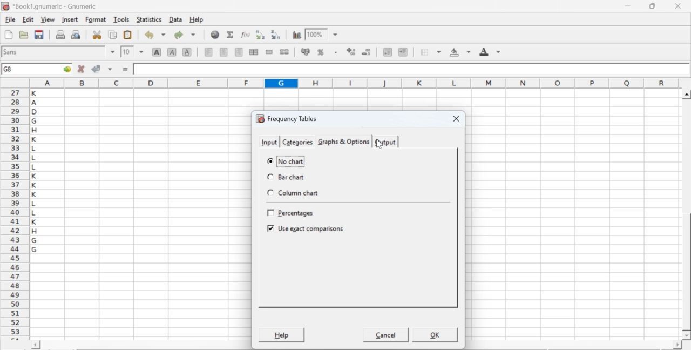 This screenshot has height=350, width=691. I want to click on redo, so click(185, 35).